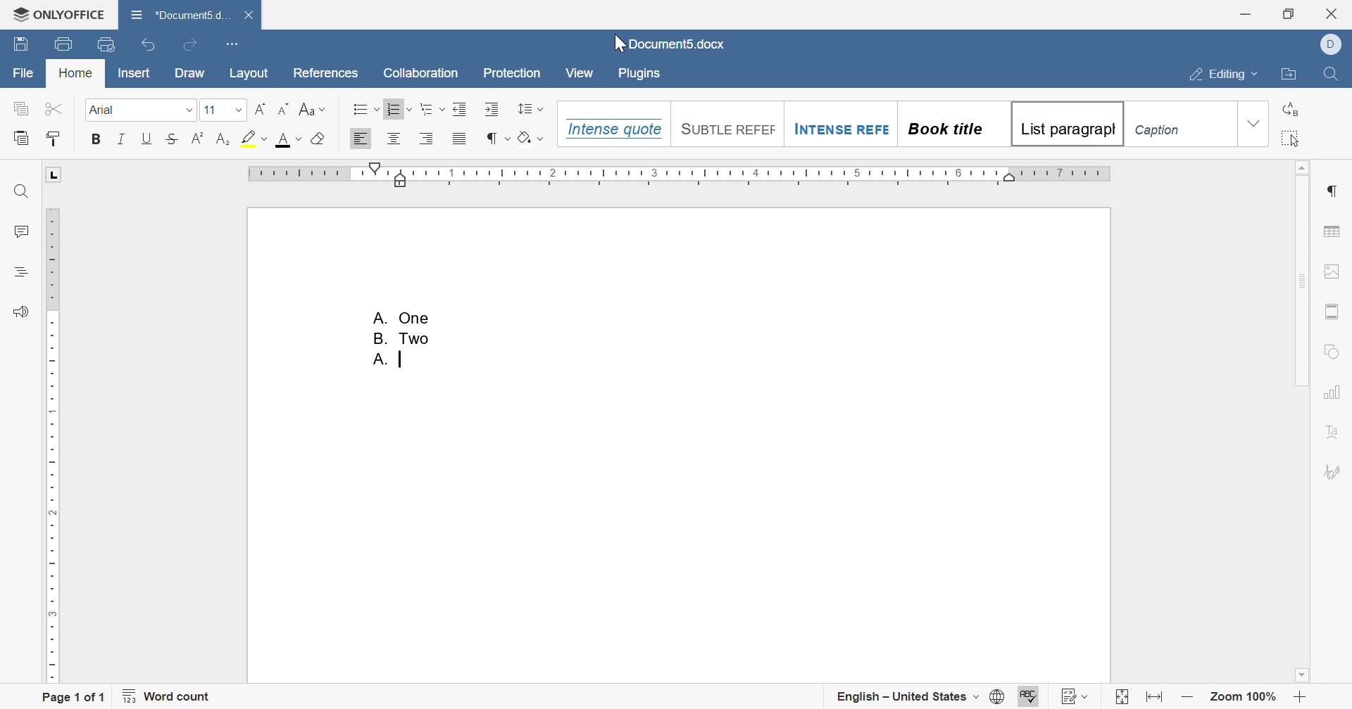 Image resolution: width=1352 pixels, height=709 pixels. I want to click on Align Right, so click(427, 138).